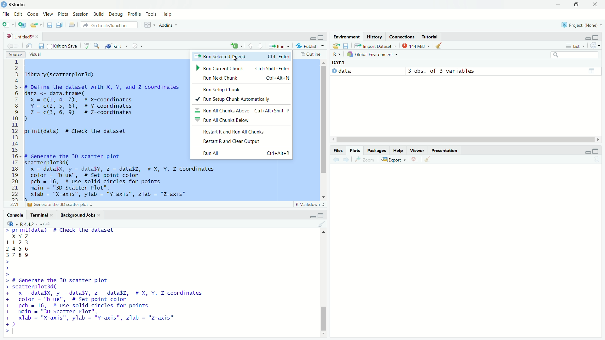 The image size is (605, 340). I want to click on empty plot area, so click(471, 251).